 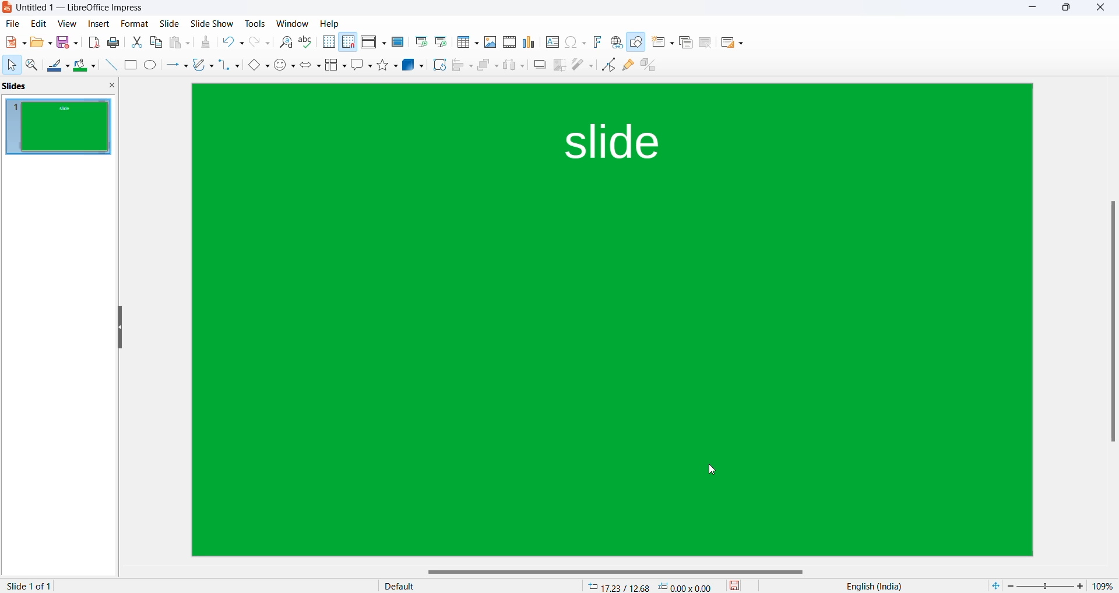 What do you see at coordinates (15, 45) in the screenshot?
I see `new file` at bounding box center [15, 45].